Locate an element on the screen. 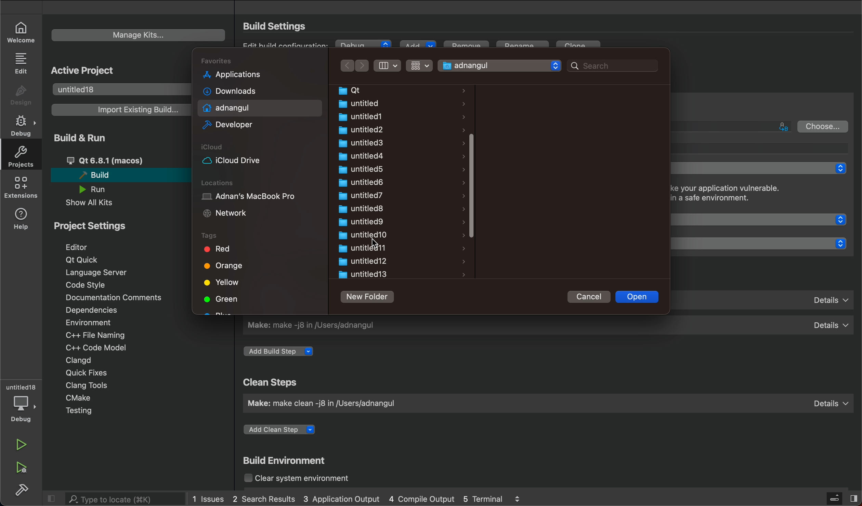  edit is located at coordinates (21, 63).